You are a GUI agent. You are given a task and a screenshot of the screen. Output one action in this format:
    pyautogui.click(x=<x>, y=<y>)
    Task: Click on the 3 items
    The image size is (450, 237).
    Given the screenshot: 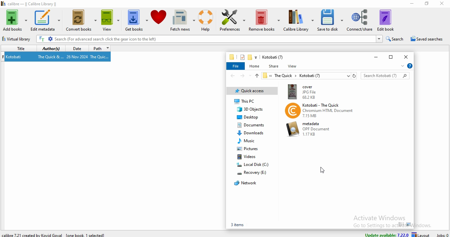 What is the action you would take?
    pyautogui.click(x=237, y=224)
    